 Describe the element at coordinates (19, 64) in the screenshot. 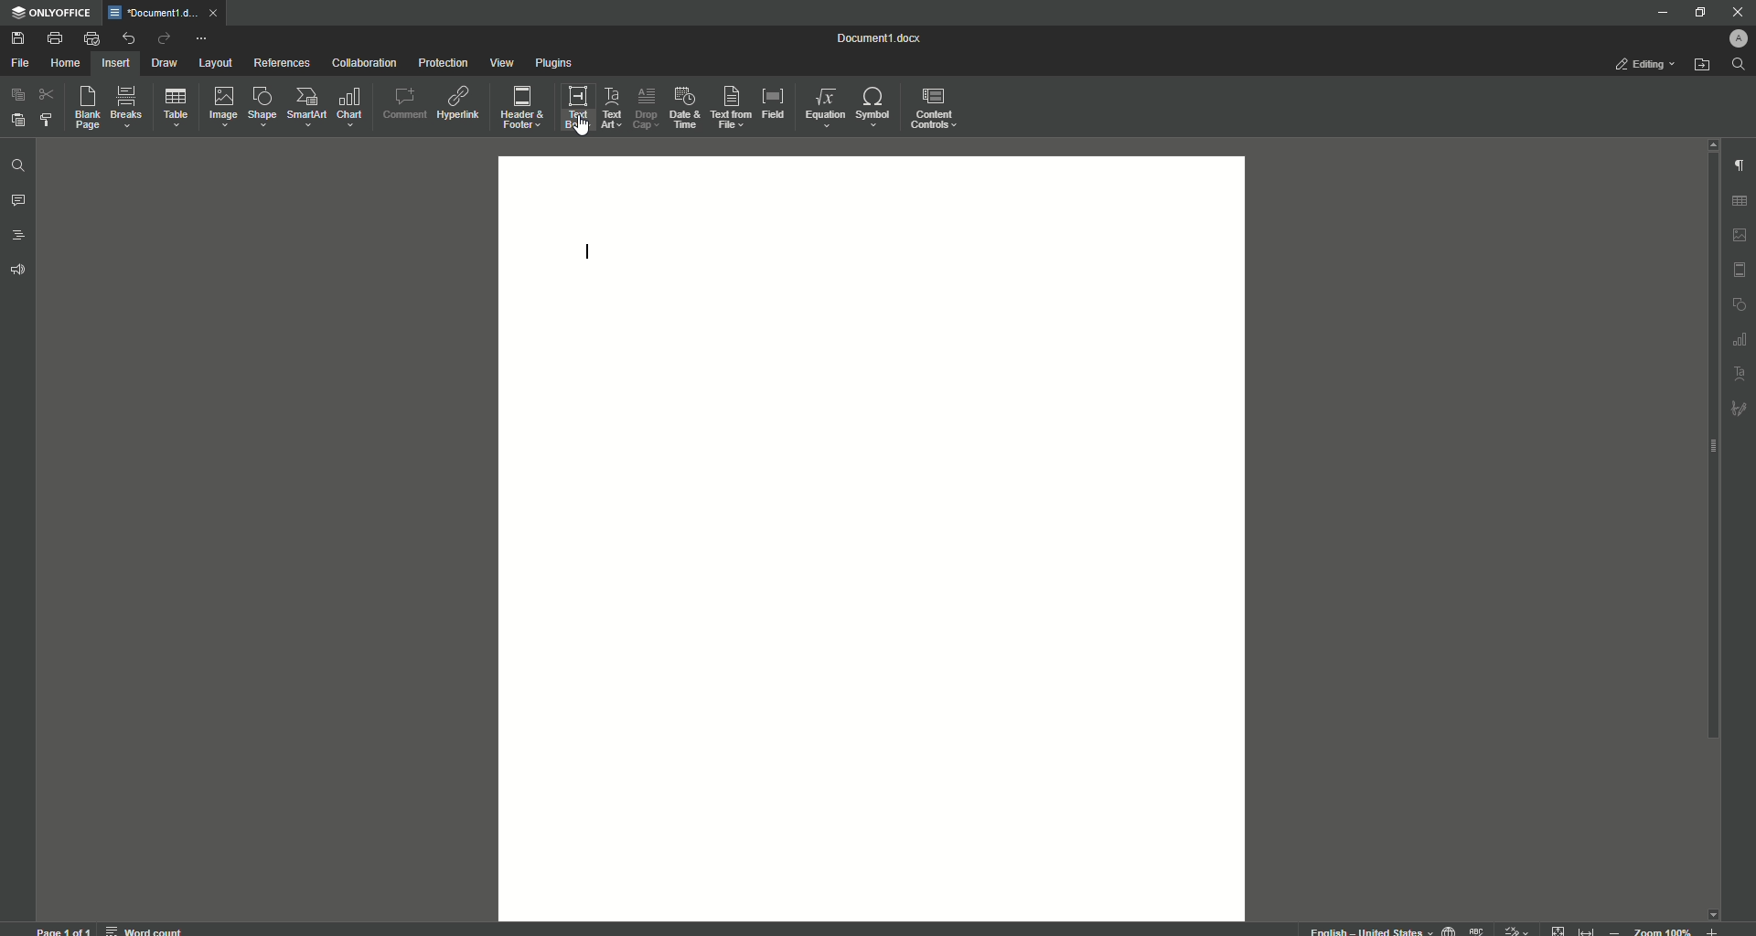

I see `File` at that location.